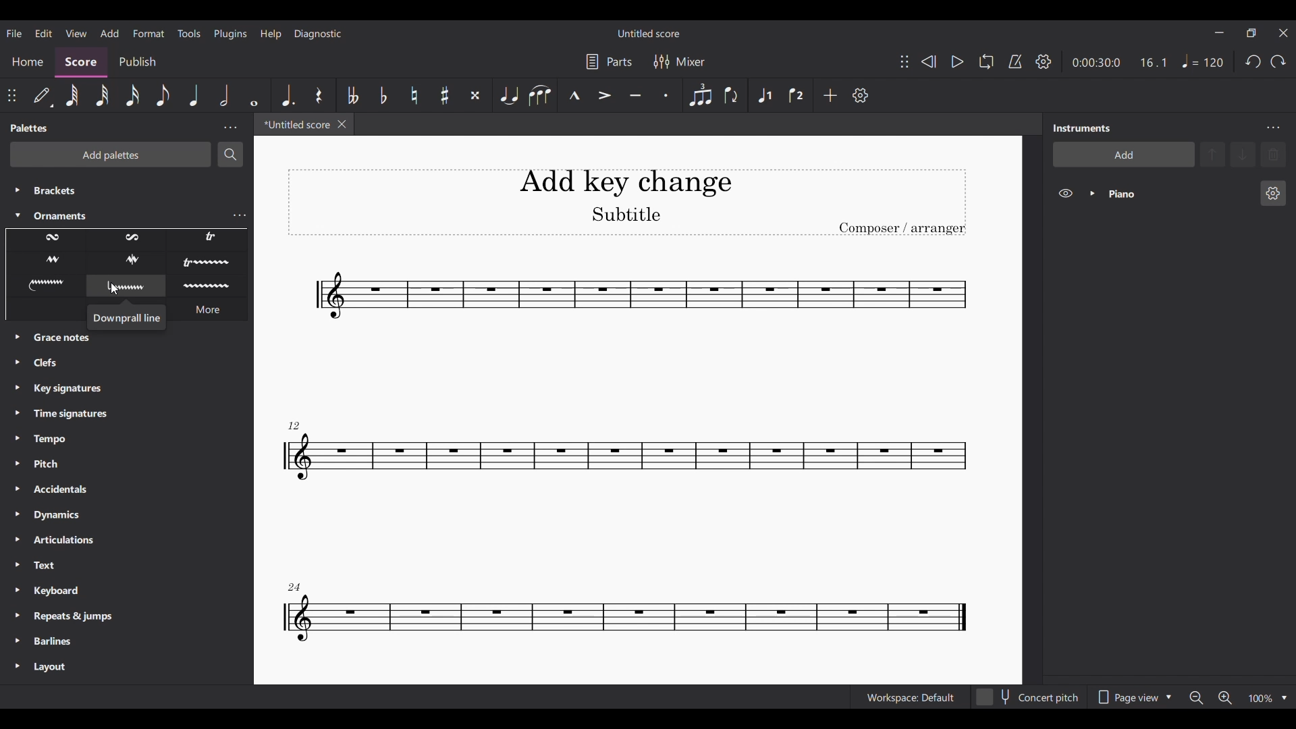 The width and height of the screenshot is (1296, 729). Describe the element at coordinates (1066, 193) in the screenshot. I see `Hide piano` at that location.